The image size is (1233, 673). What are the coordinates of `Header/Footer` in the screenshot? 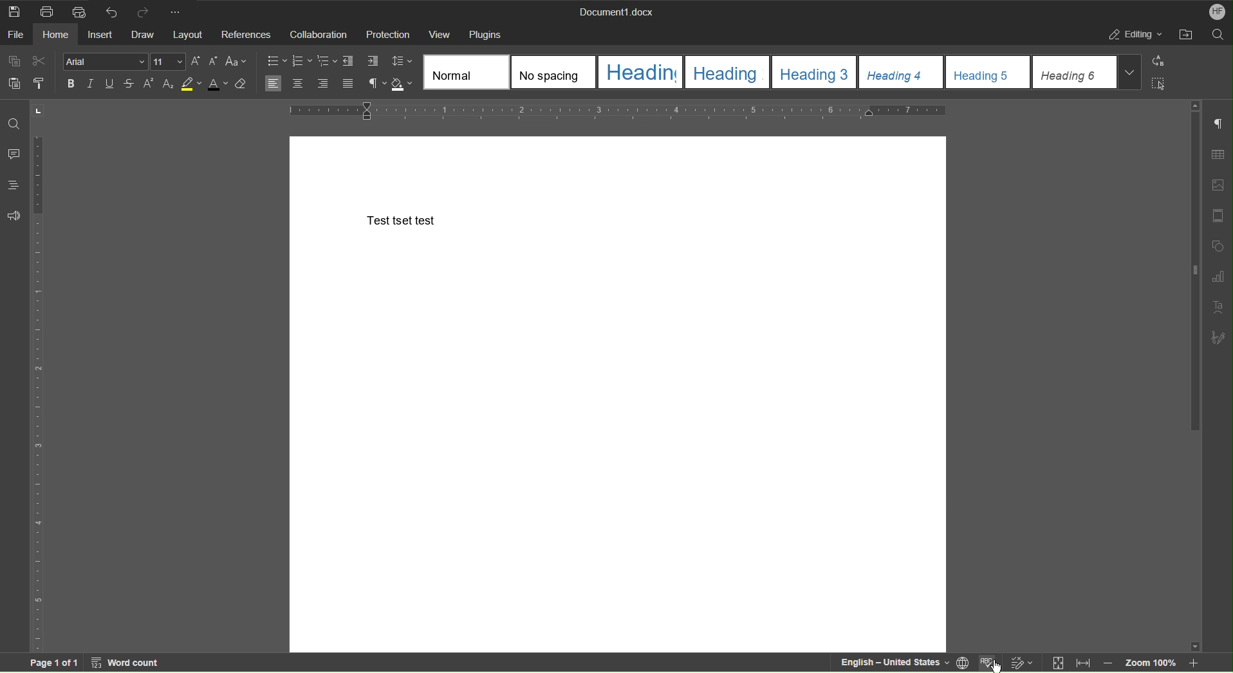 It's located at (1219, 216).